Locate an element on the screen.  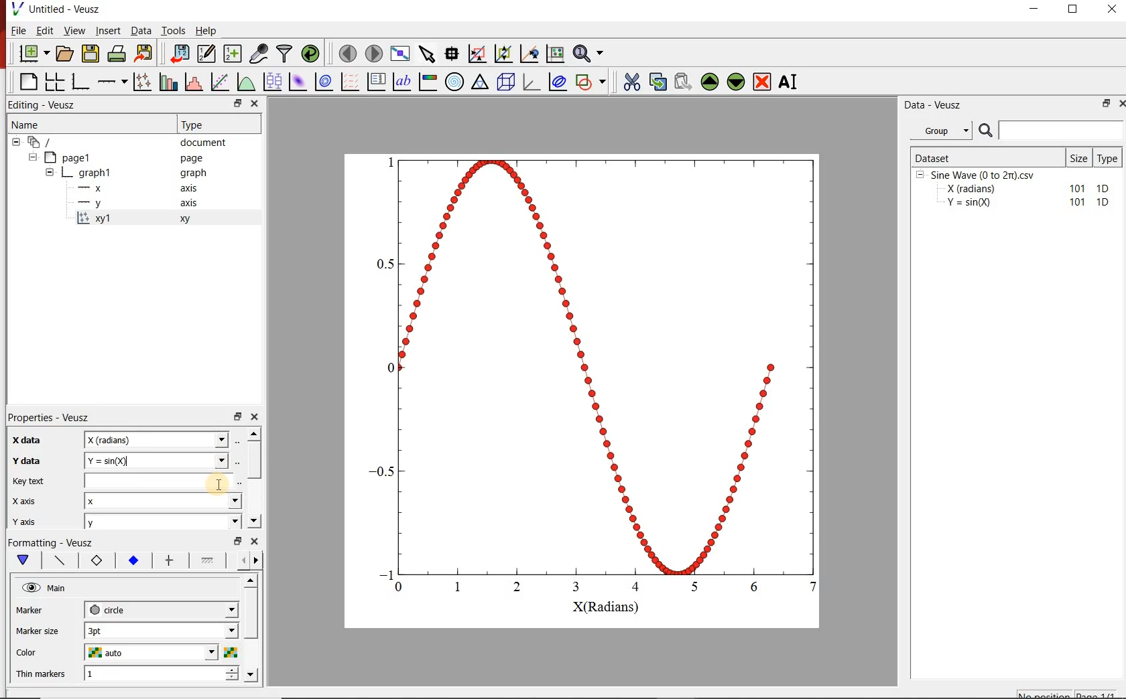
Cursor is located at coordinates (218, 490).